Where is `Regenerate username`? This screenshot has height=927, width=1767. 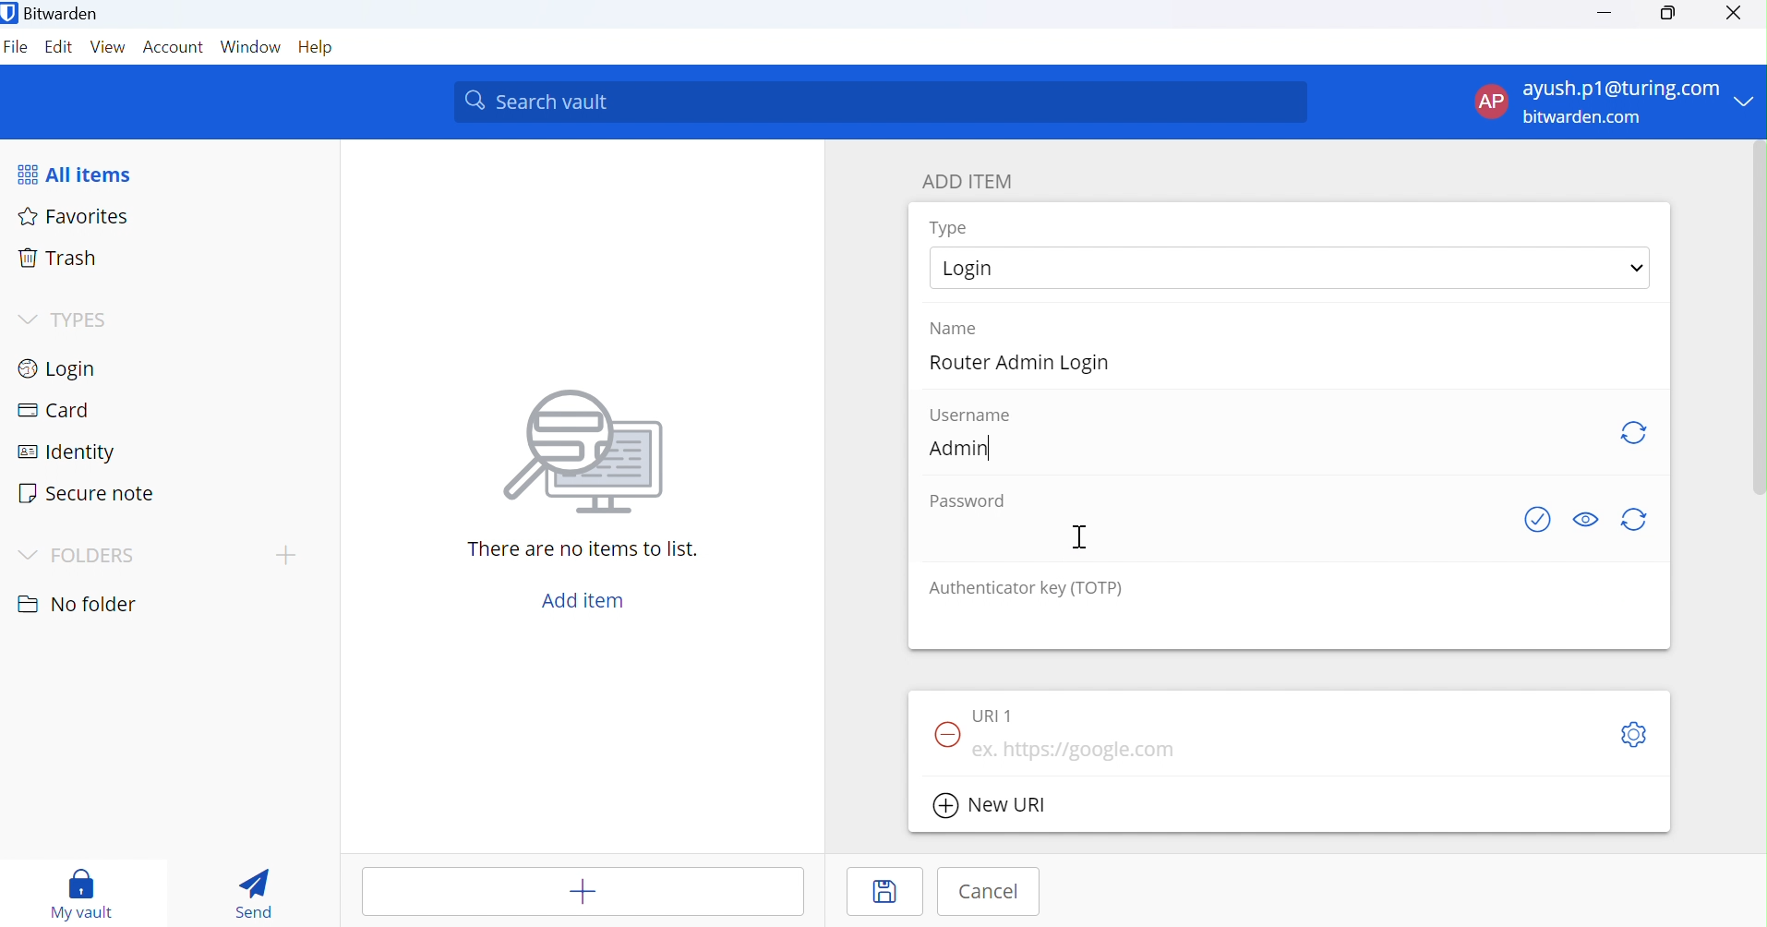
Regenerate username is located at coordinates (1632, 434).